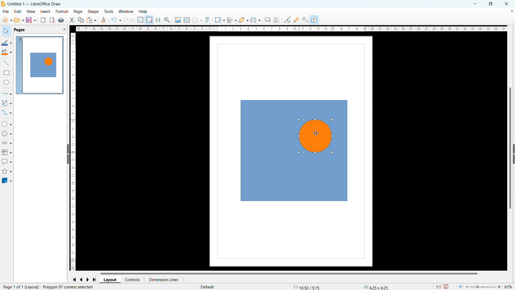 This screenshot has height=290, width=515. I want to click on help, so click(143, 11).